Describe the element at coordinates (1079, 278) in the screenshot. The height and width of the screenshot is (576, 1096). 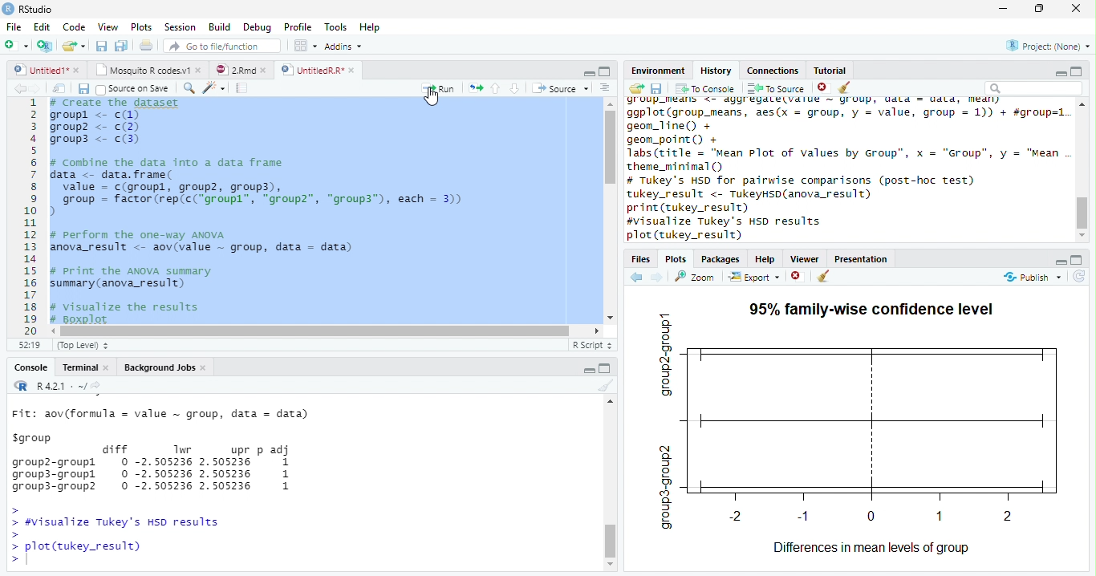
I see `Revert changes ` at that location.